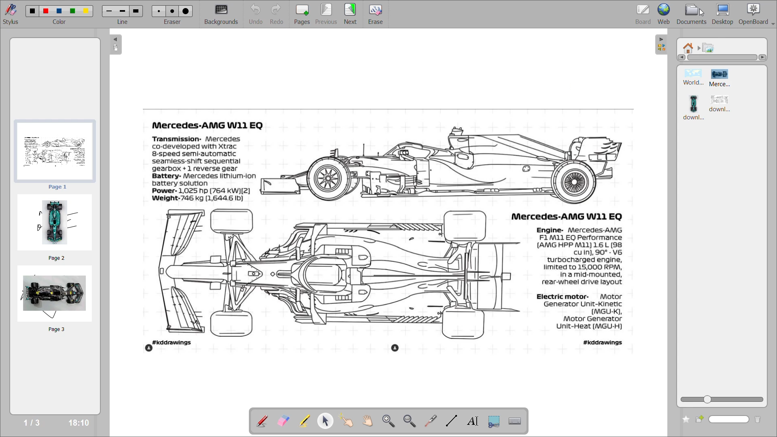 This screenshot has width=777, height=437. Describe the element at coordinates (723, 105) in the screenshot. I see `downloaded image` at that location.